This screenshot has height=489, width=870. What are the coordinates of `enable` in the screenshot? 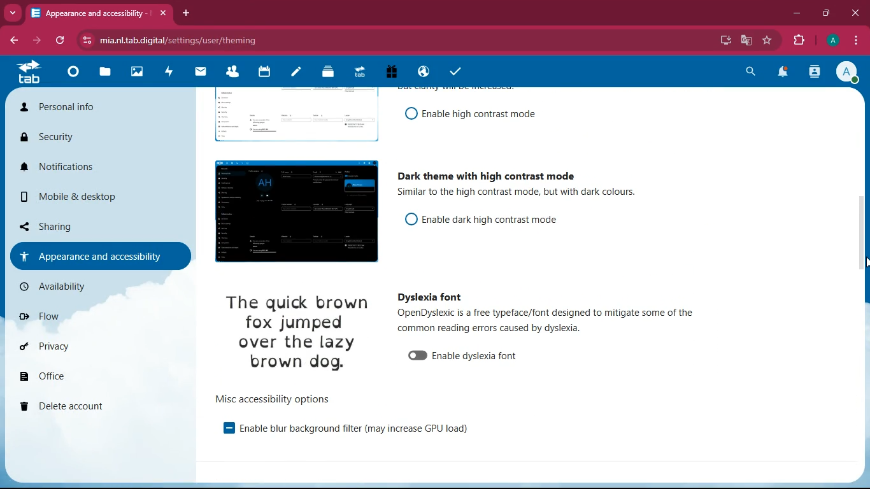 It's located at (478, 114).